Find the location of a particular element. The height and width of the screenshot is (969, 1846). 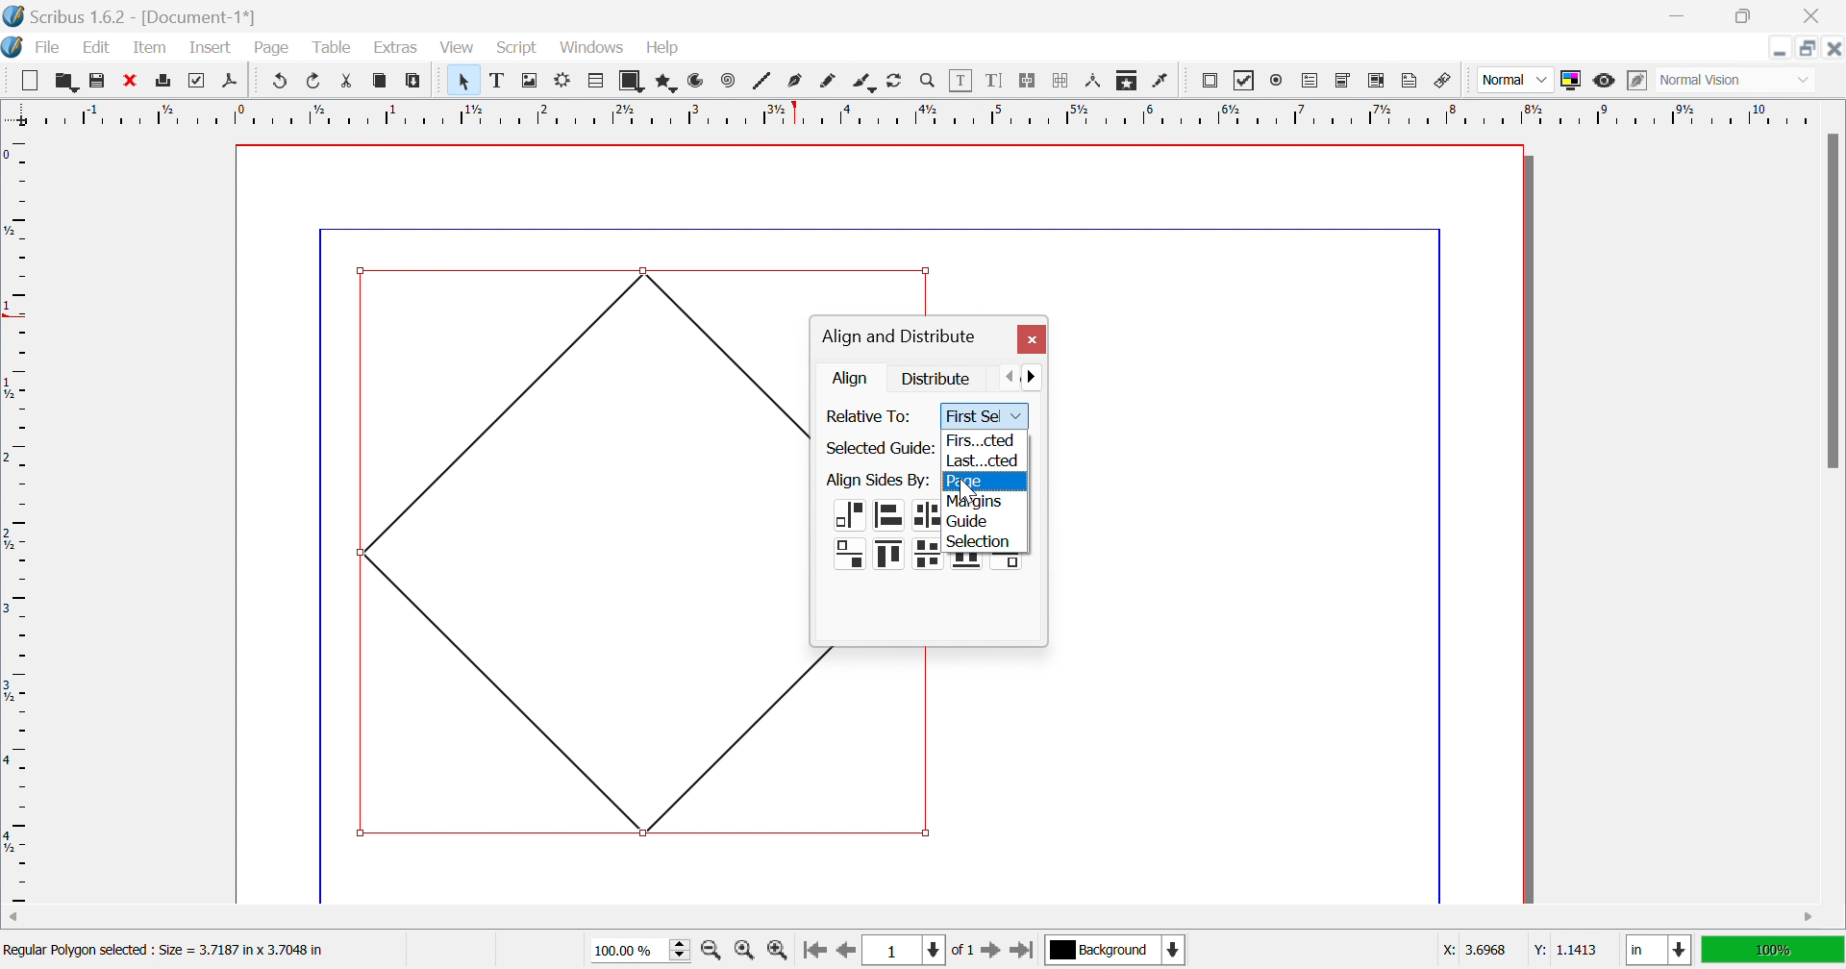

Toggle Color Management System is located at coordinates (1570, 80).